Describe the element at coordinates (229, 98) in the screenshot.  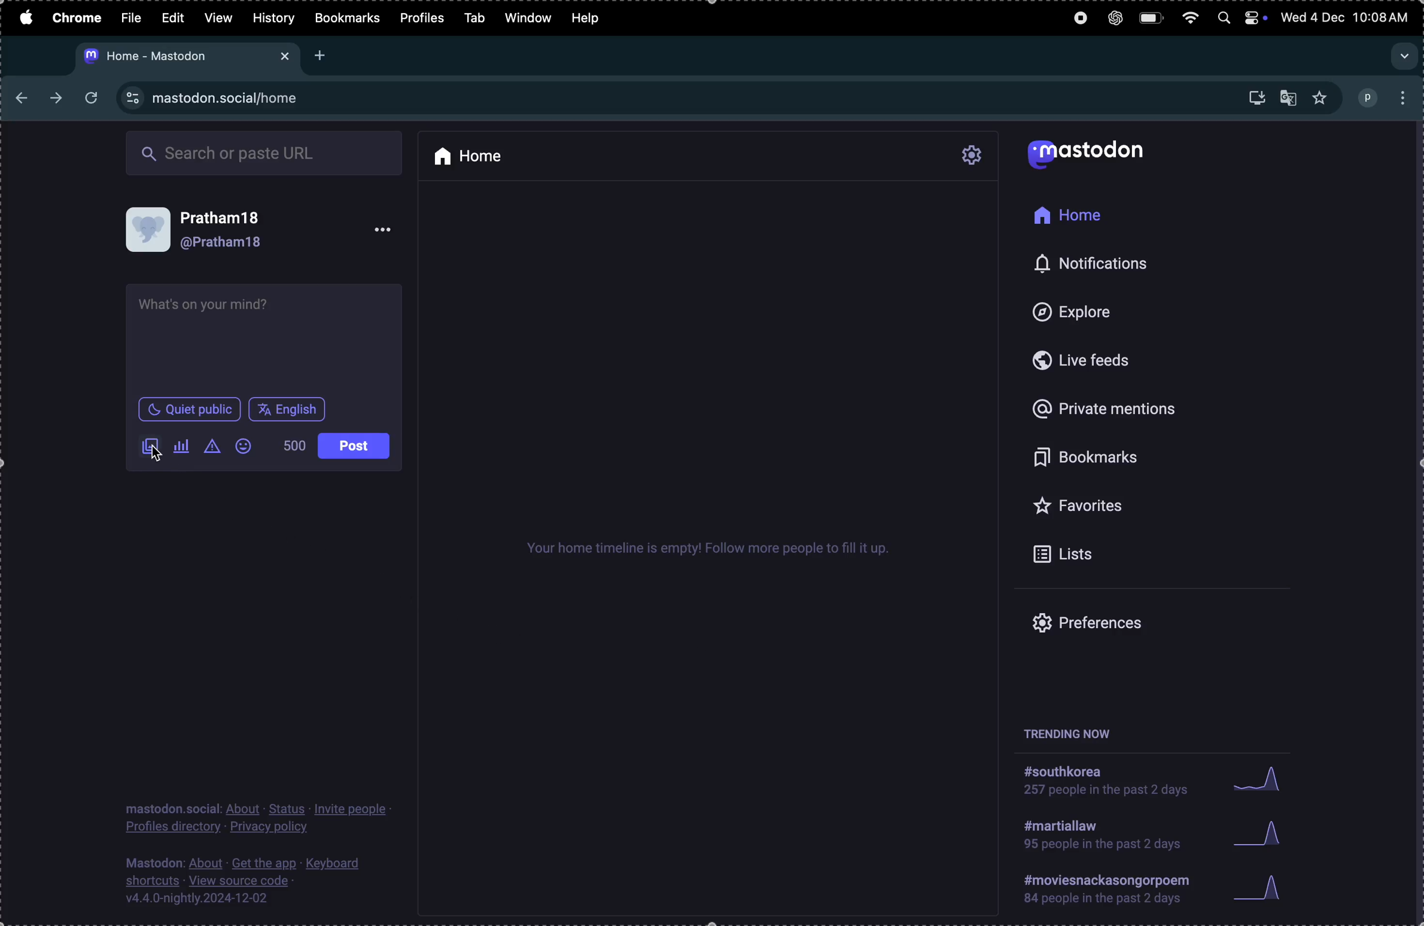
I see `Mastdon url` at that location.